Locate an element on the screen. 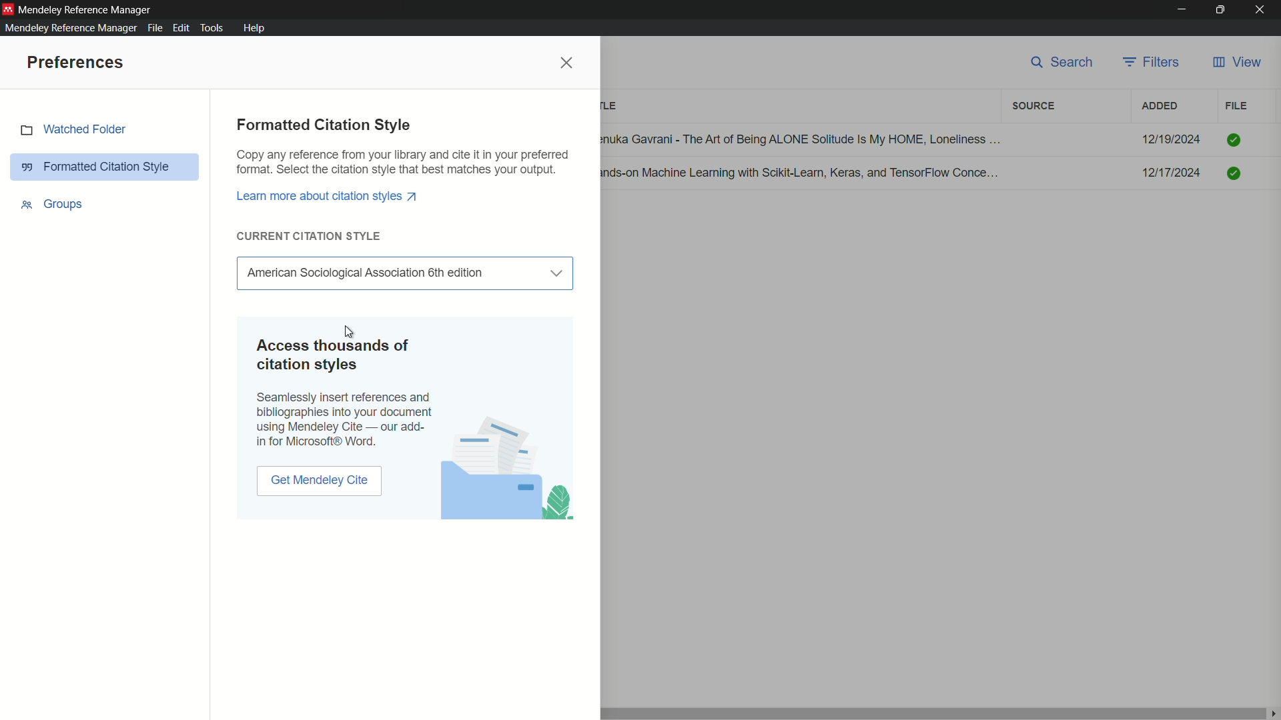 Image resolution: width=1281 pixels, height=720 pixels. mendeley reference manager is located at coordinates (71, 28).